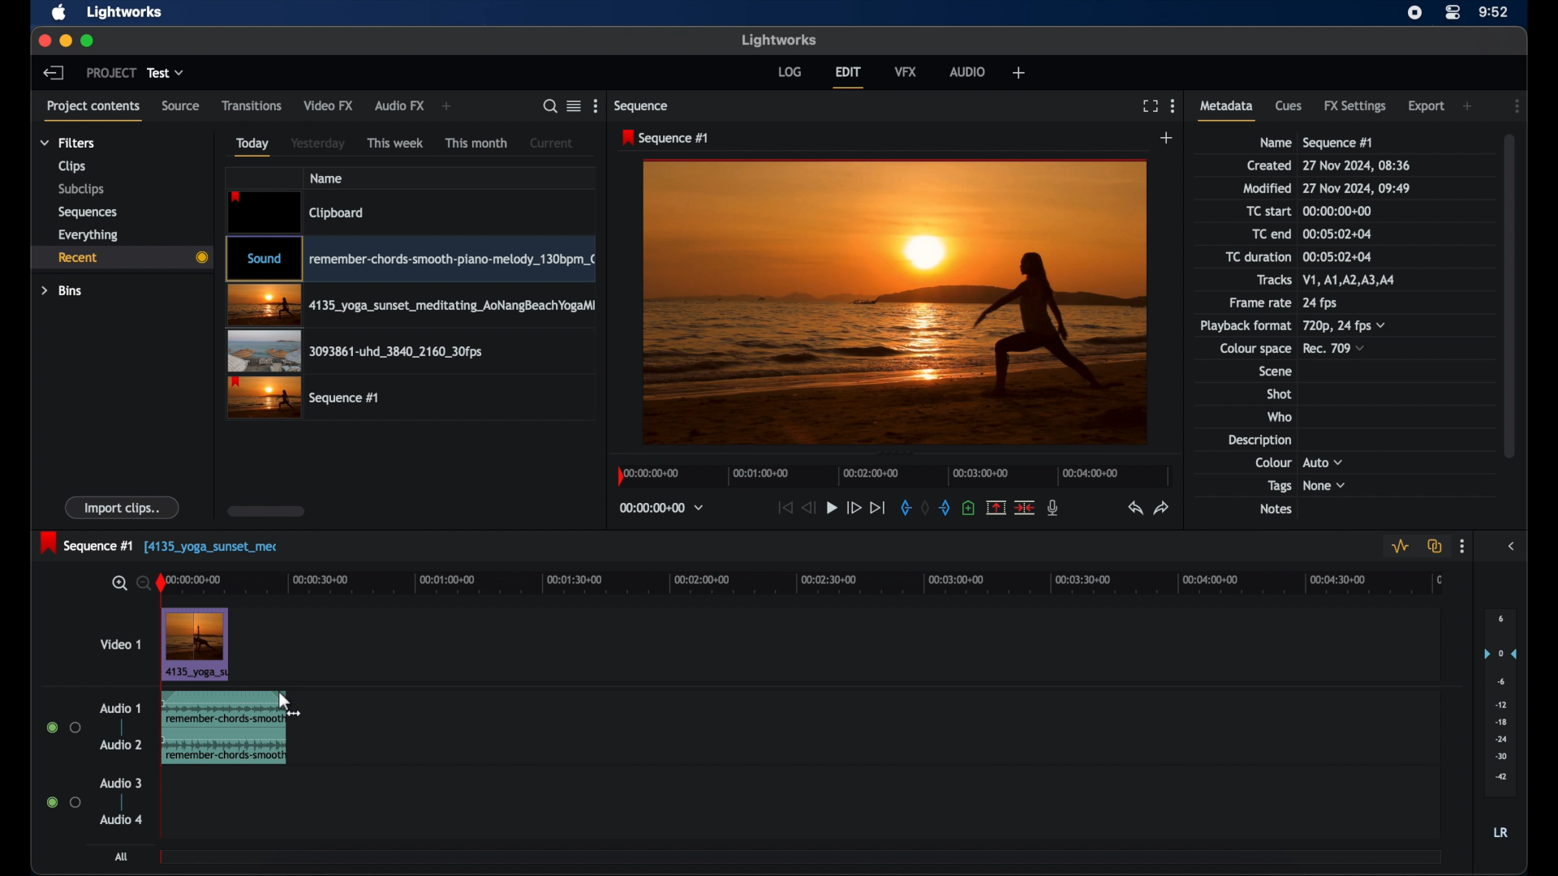  What do you see at coordinates (1269, 165) in the screenshot?
I see `created` at bounding box center [1269, 165].